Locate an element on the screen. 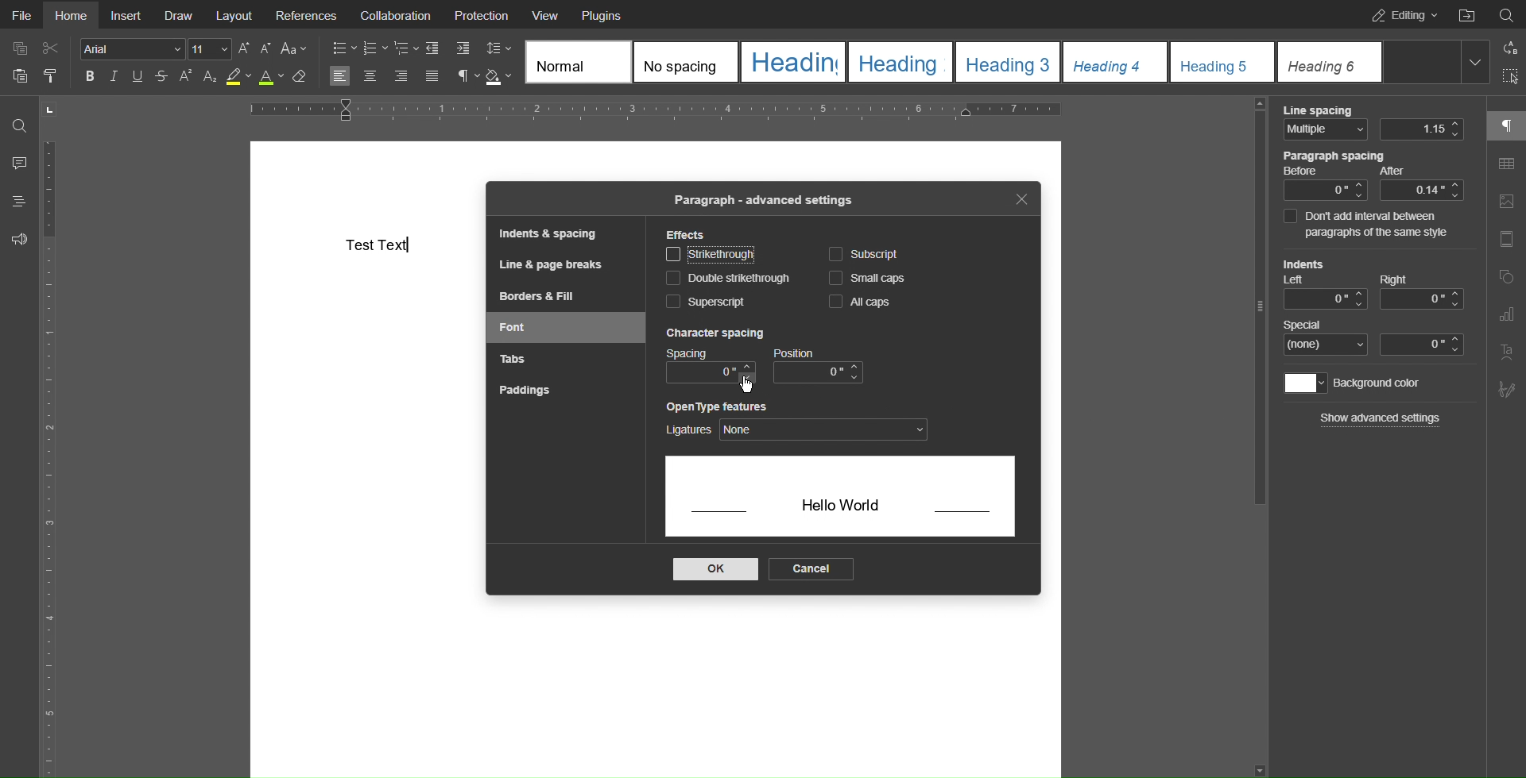 The width and height of the screenshot is (1526, 778). Horizontal Ruler is located at coordinates (655, 110).